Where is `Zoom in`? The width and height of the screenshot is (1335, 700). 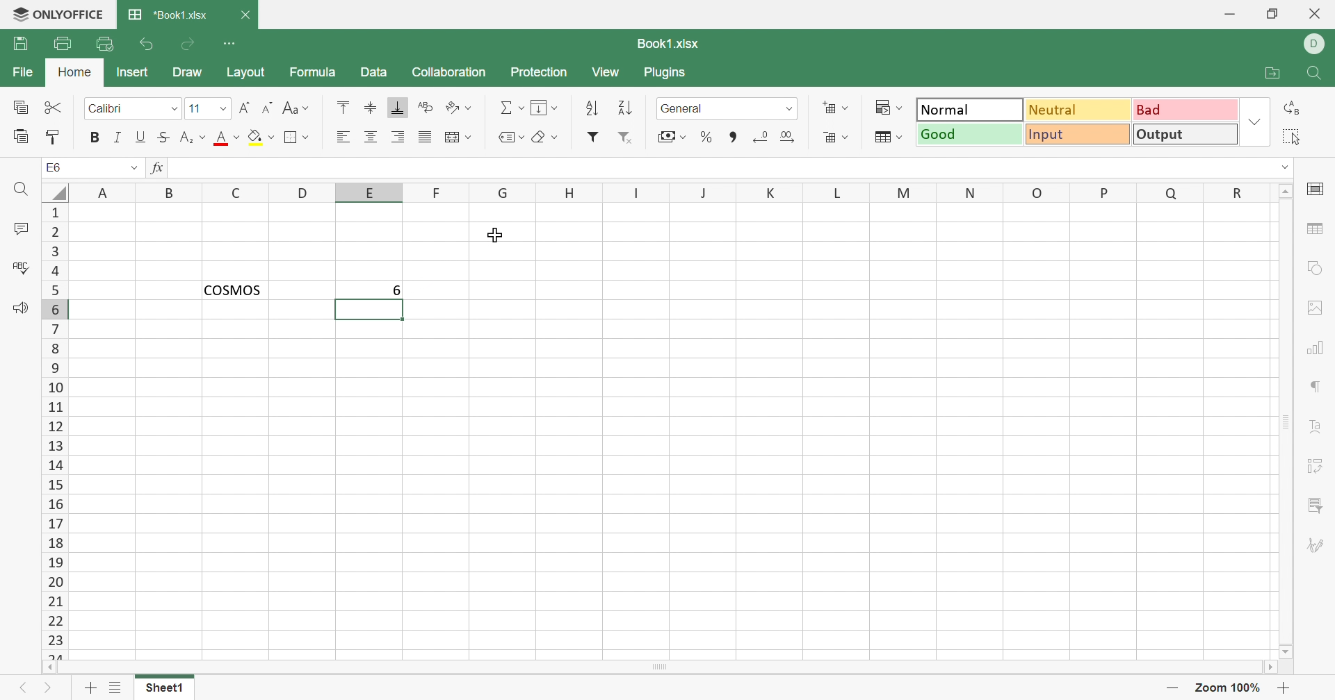
Zoom in is located at coordinates (1286, 688).